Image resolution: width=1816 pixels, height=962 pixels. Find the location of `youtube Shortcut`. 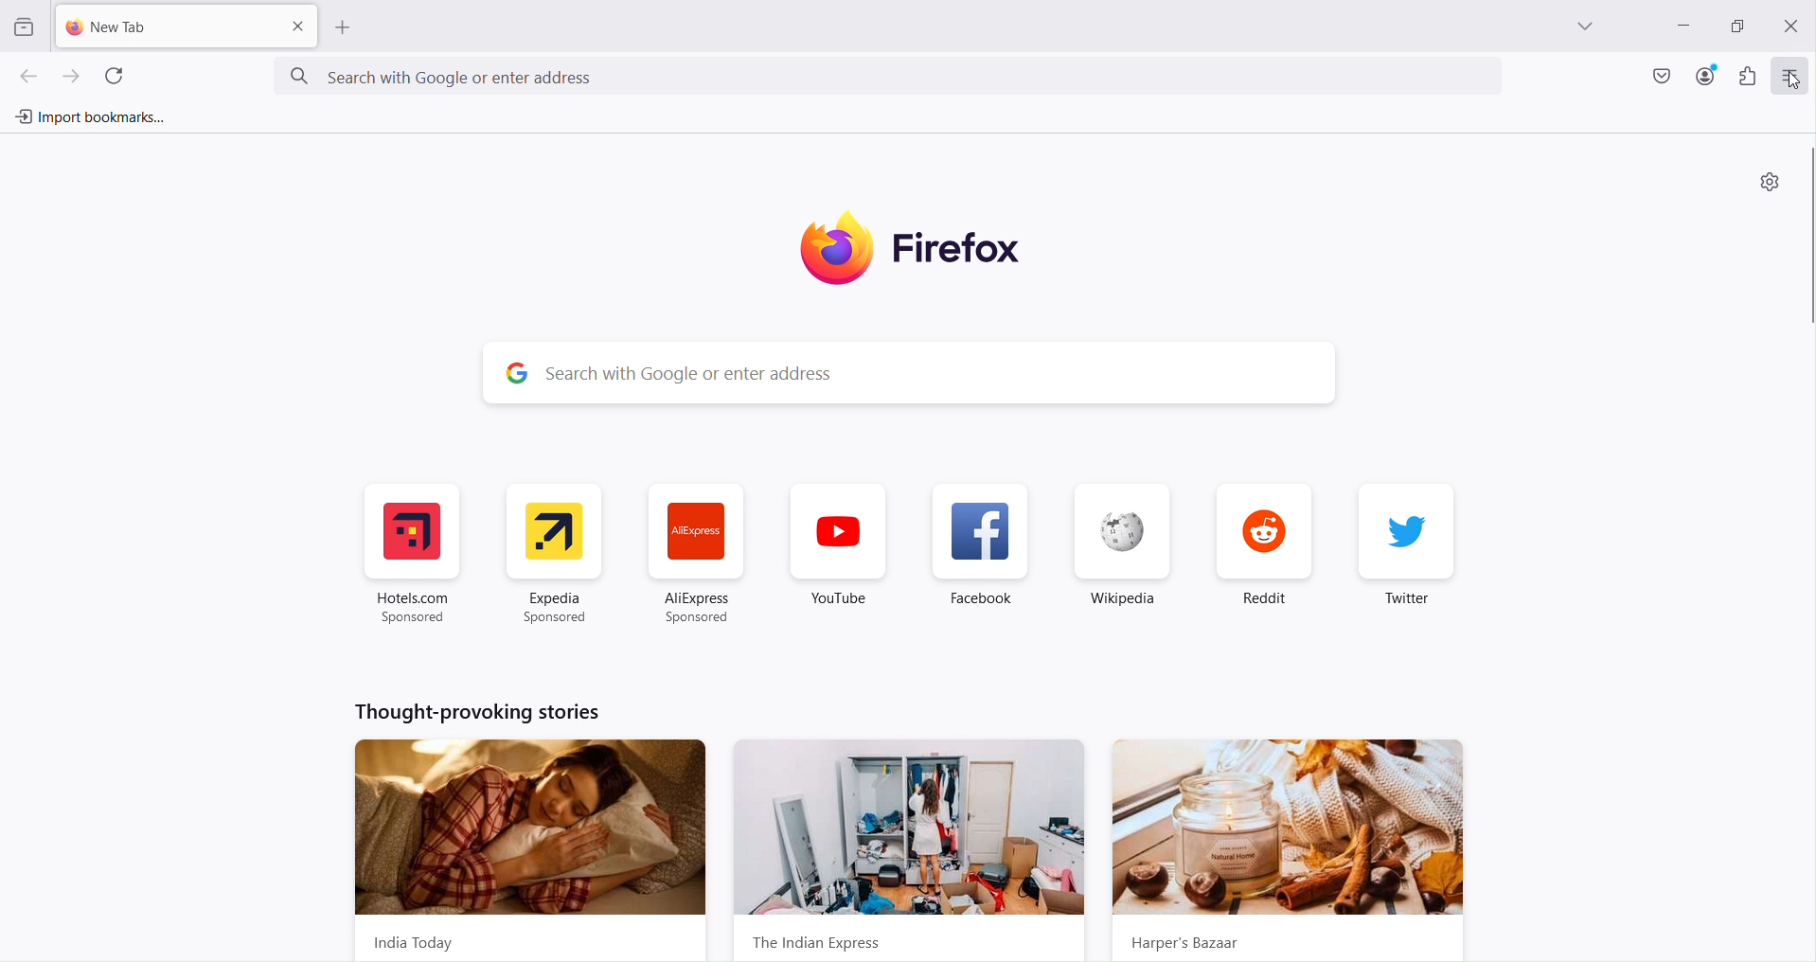

youtube Shortcut is located at coordinates (838, 555).